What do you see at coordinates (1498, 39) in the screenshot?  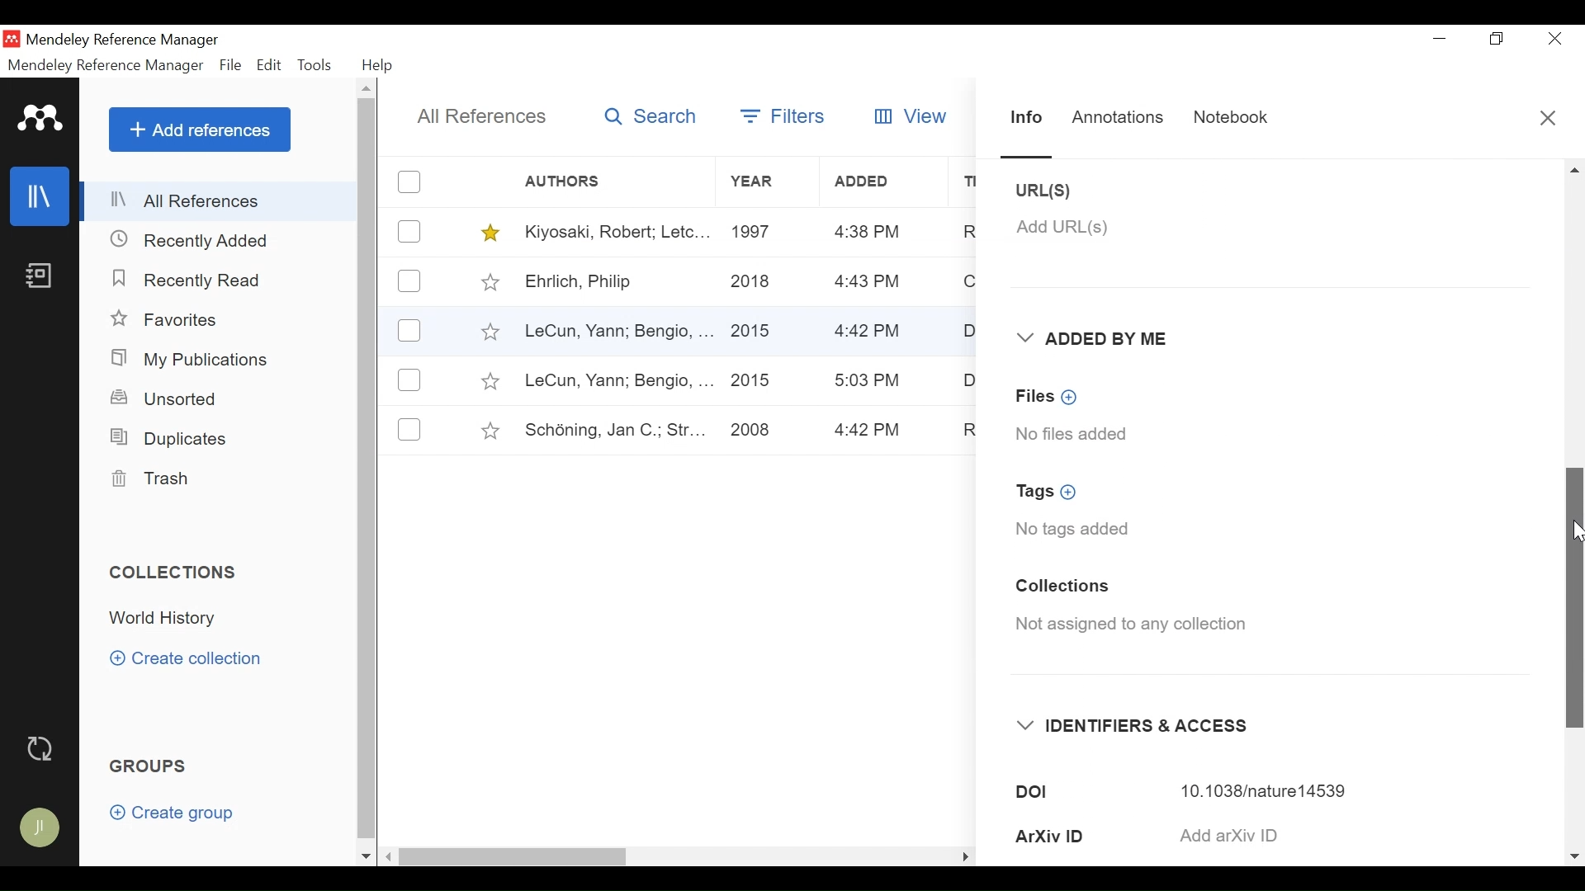 I see `Restore` at bounding box center [1498, 39].